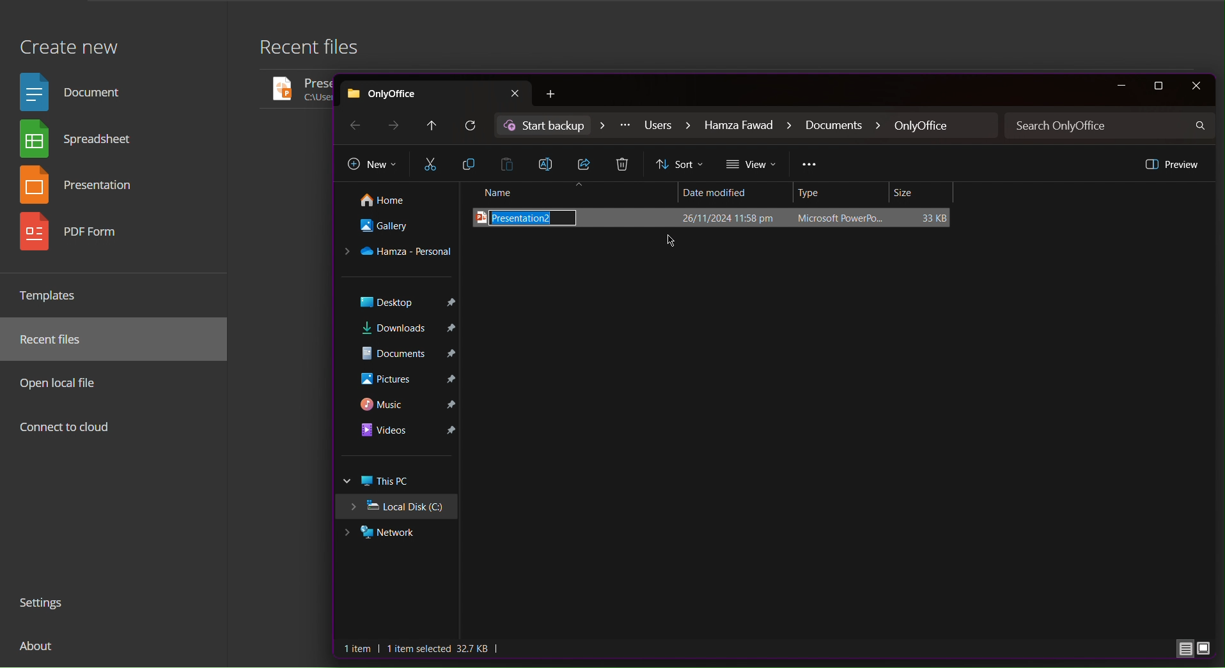  What do you see at coordinates (395, 229) in the screenshot?
I see `Gallery` at bounding box center [395, 229].